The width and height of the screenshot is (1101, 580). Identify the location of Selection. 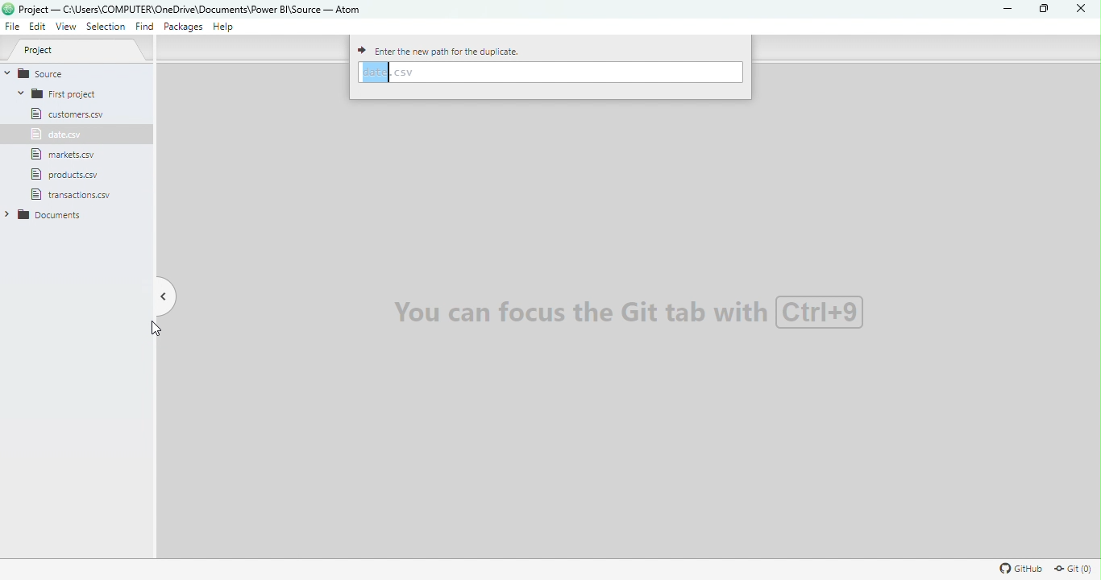
(107, 27).